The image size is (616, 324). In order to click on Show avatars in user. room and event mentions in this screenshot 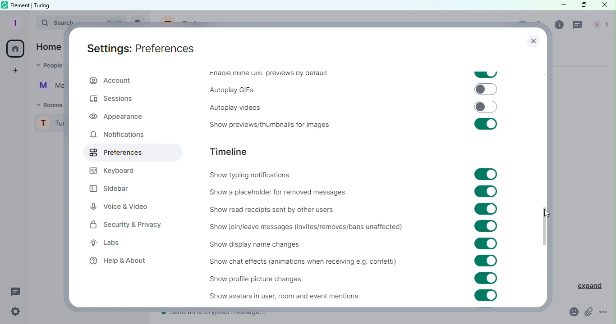, I will do `click(273, 296)`.